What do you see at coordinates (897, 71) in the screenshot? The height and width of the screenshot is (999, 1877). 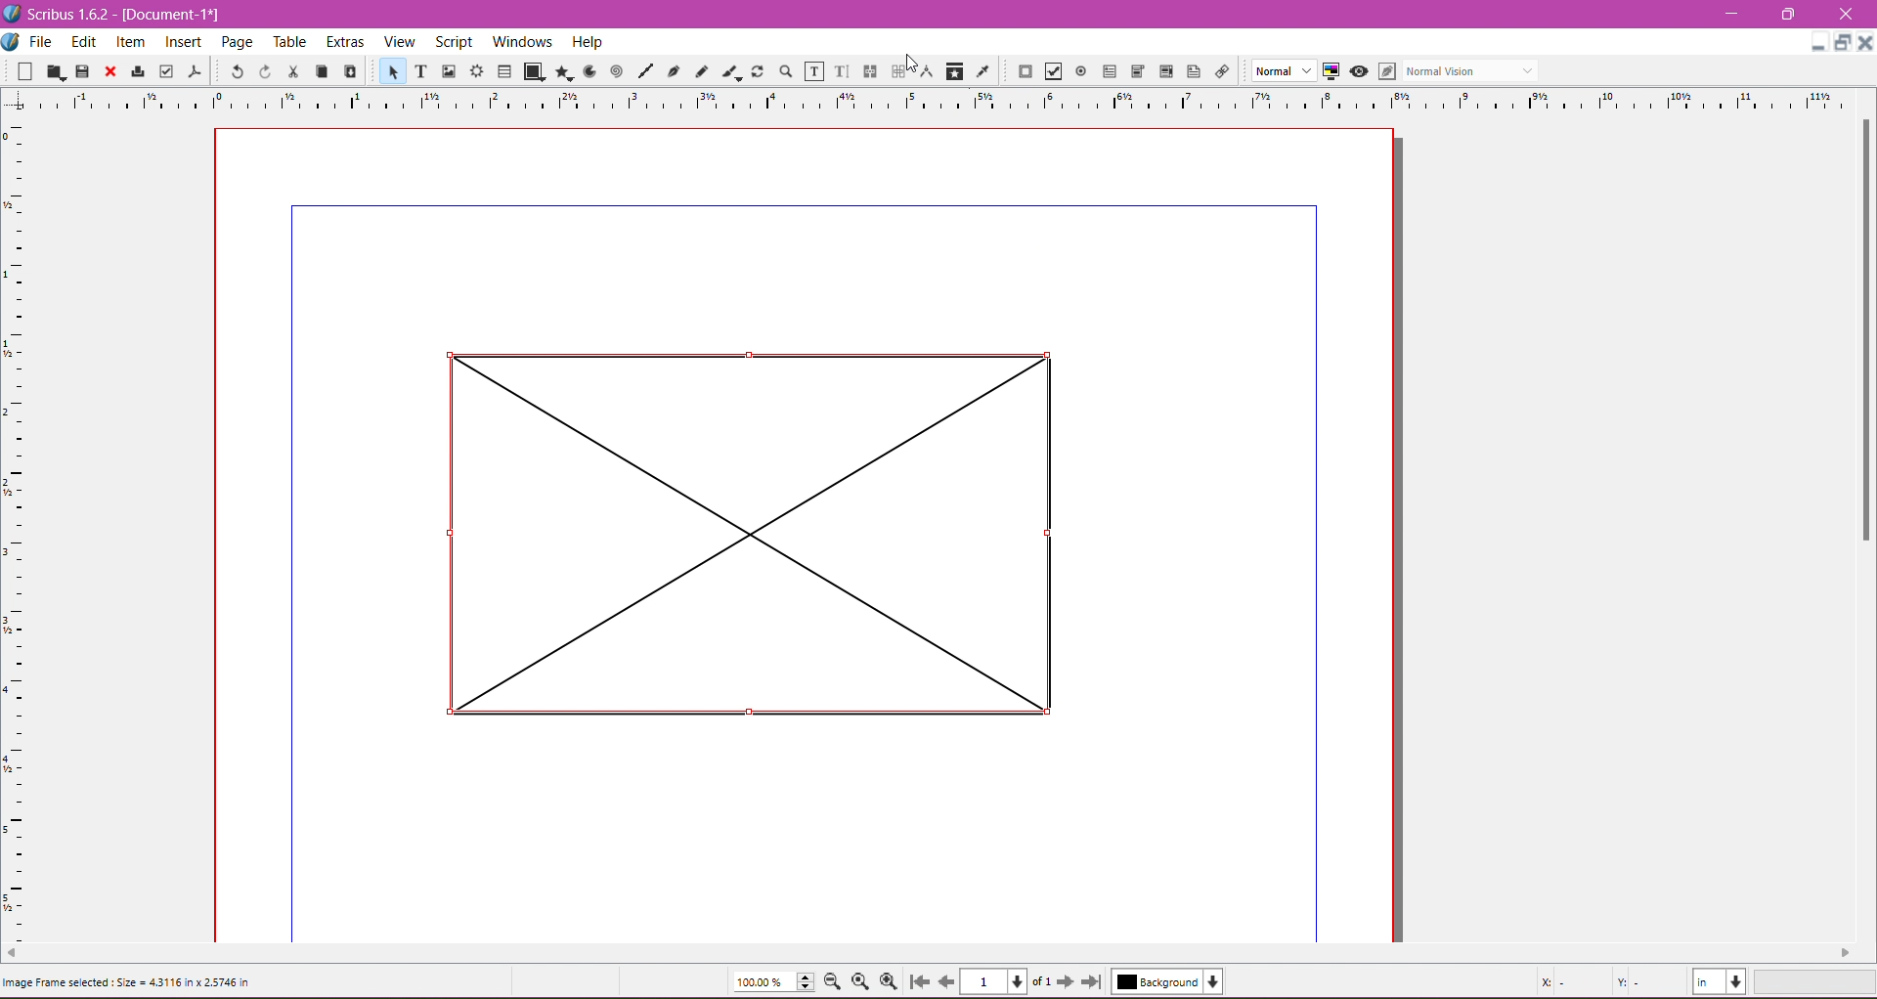 I see `Unlink Text Frames` at bounding box center [897, 71].